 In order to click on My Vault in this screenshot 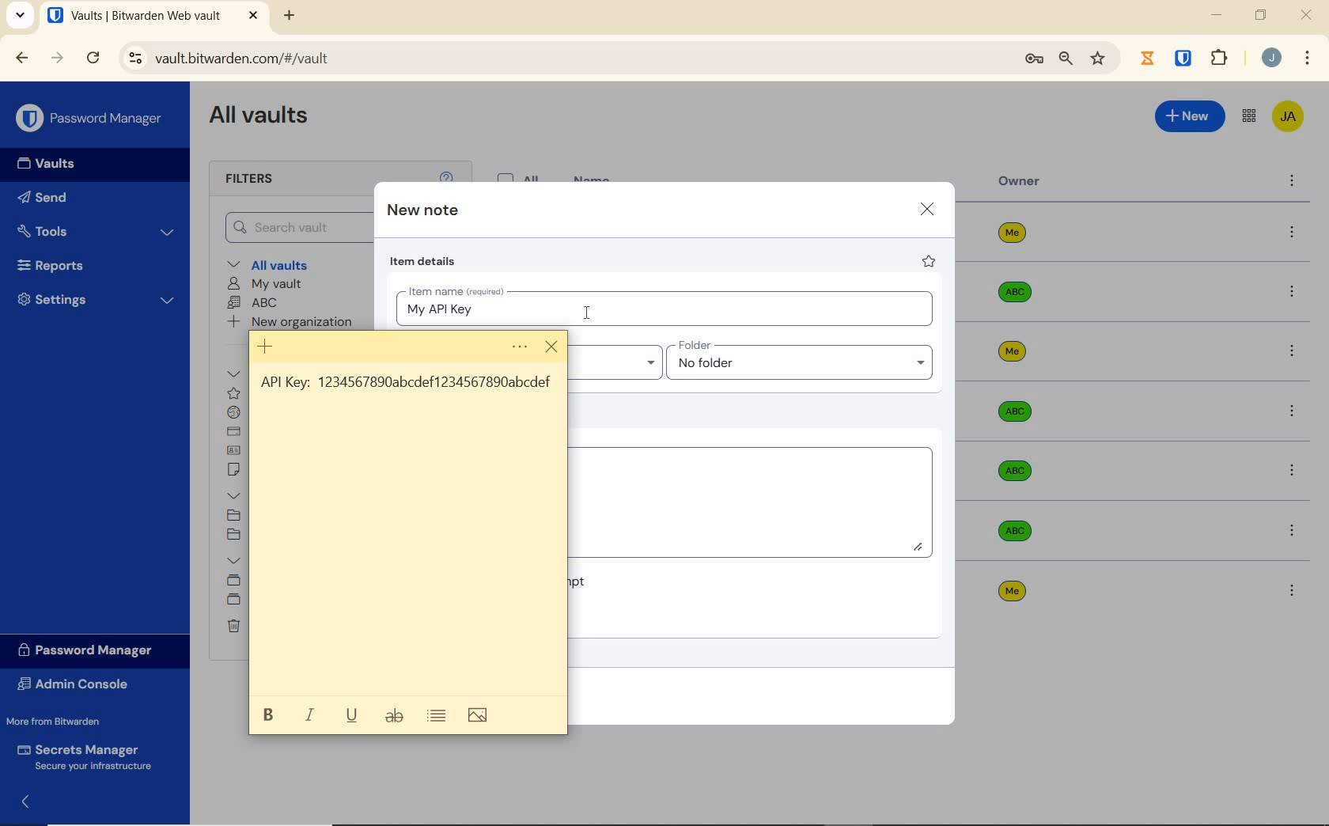, I will do `click(267, 284)`.